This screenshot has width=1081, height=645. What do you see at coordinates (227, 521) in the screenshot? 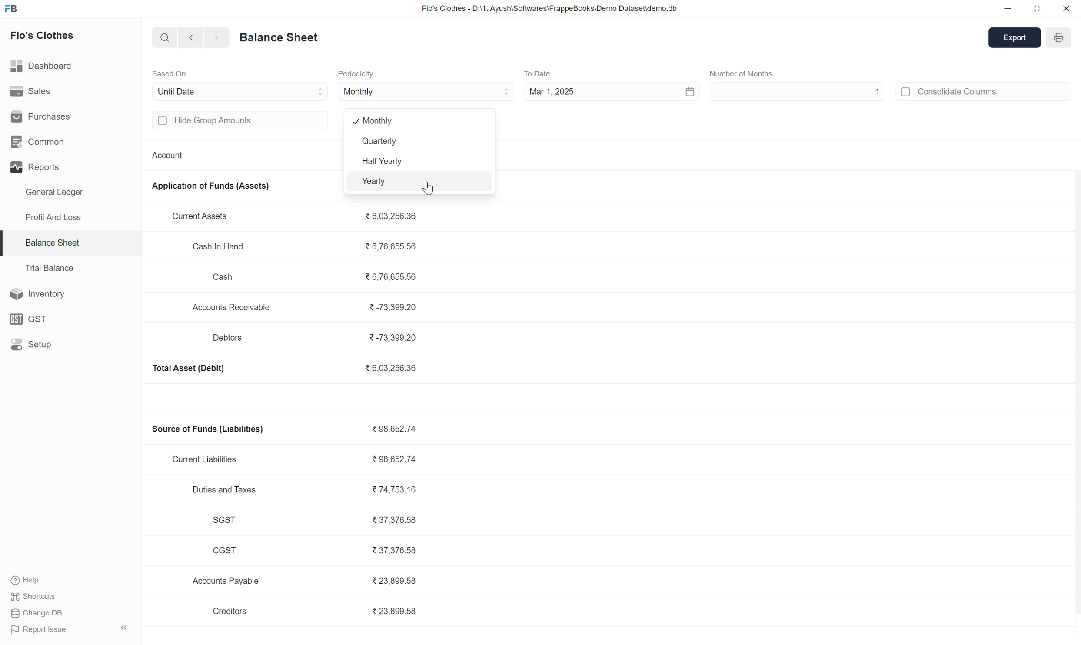
I see `SGST` at bounding box center [227, 521].